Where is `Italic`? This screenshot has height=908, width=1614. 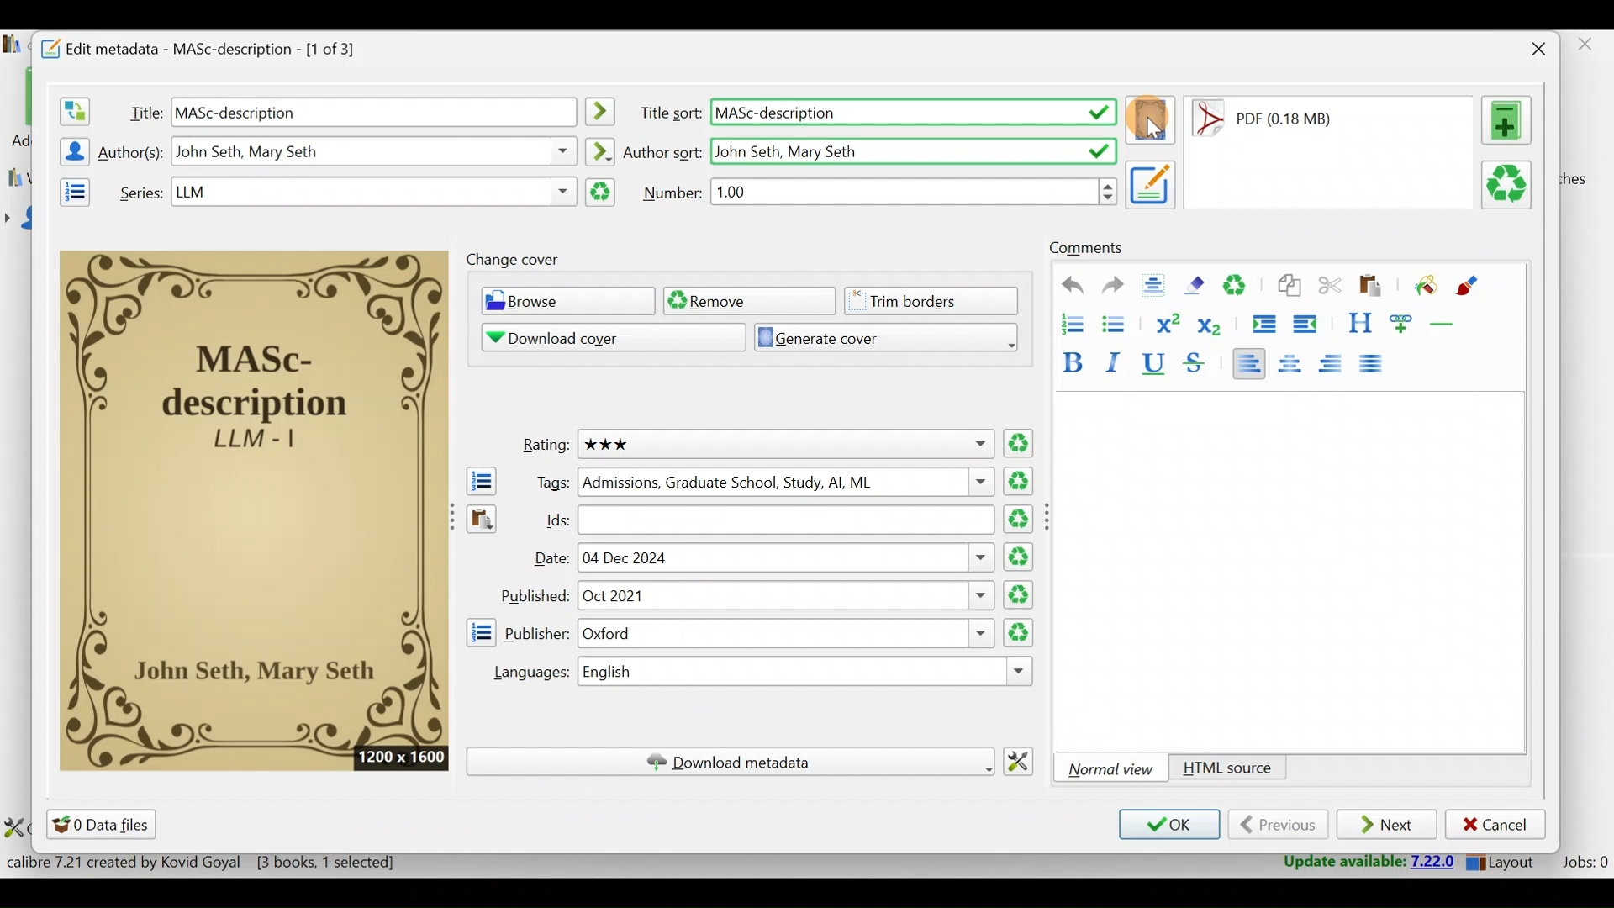 Italic is located at coordinates (1117, 362).